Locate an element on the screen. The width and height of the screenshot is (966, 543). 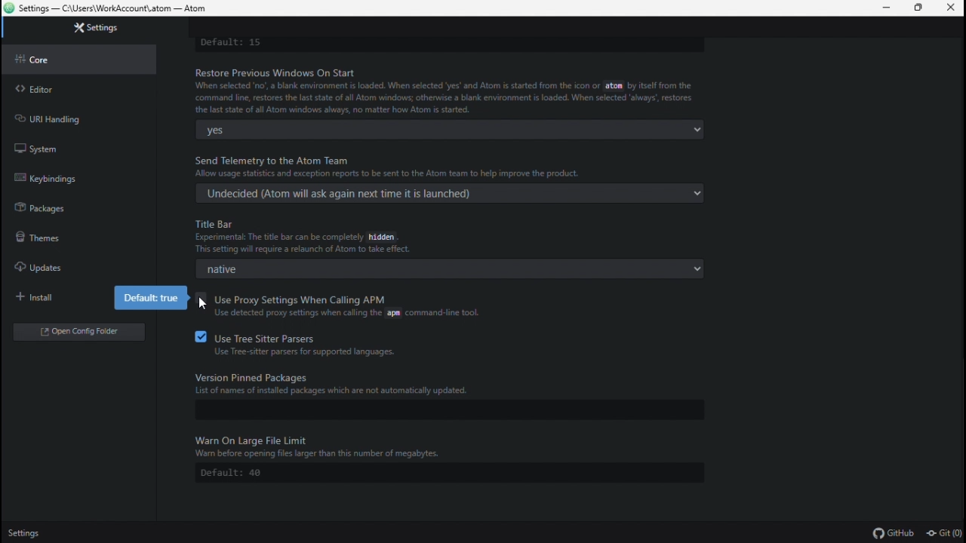
Cursor is located at coordinates (205, 305).